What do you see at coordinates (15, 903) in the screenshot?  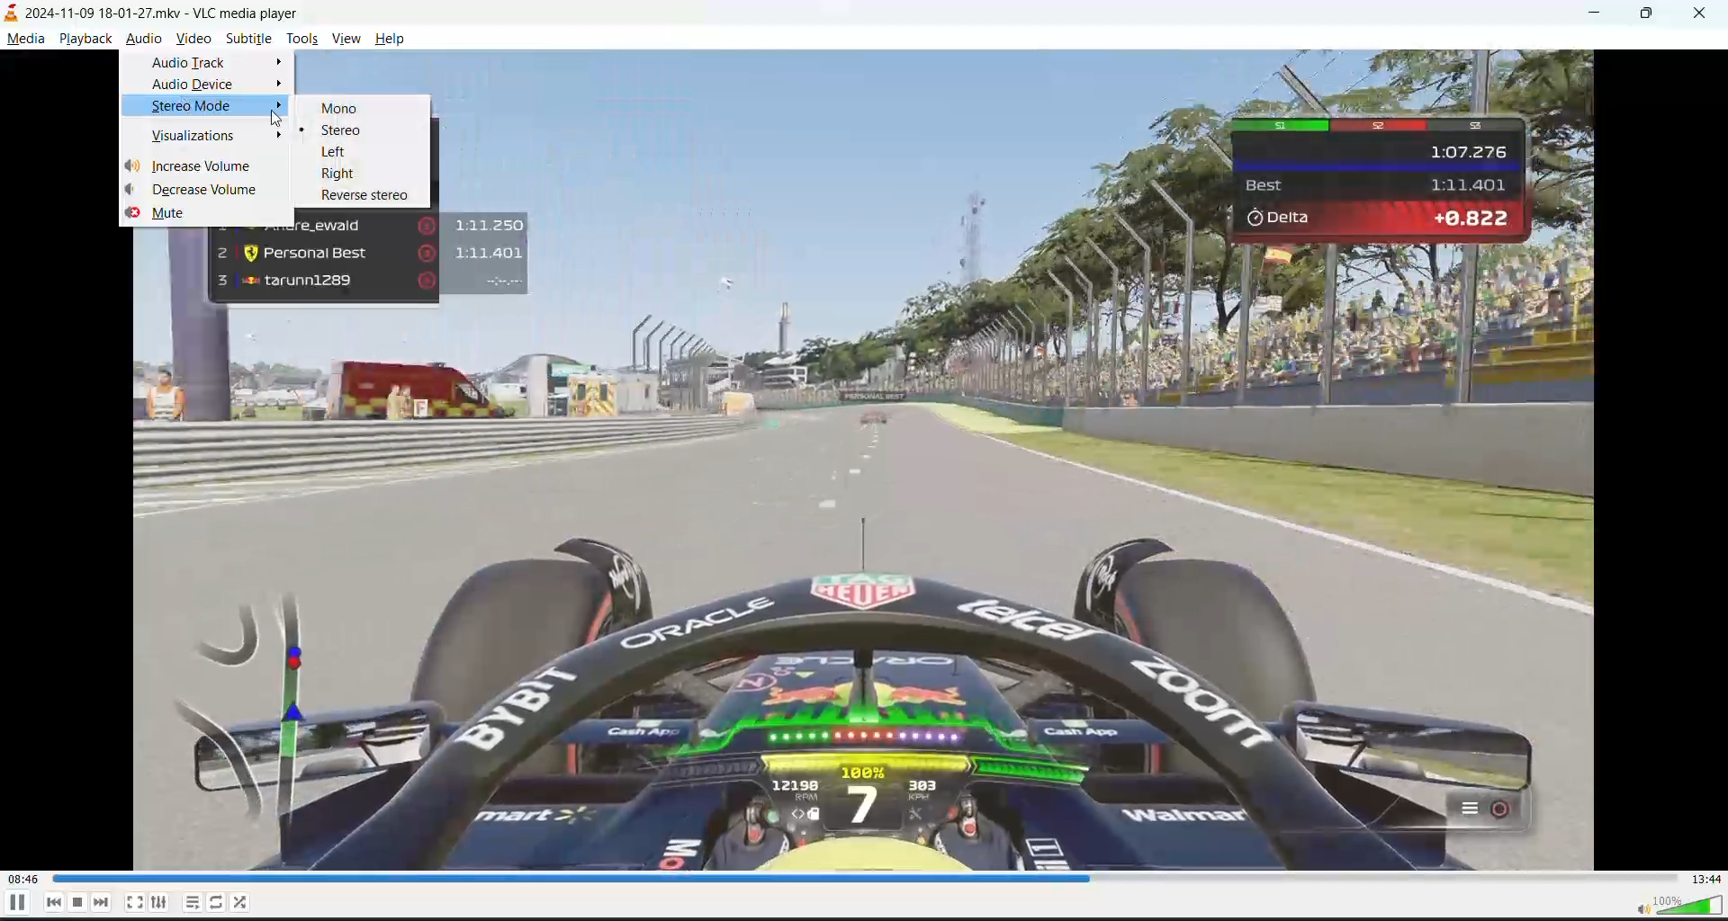 I see `pause` at bounding box center [15, 903].